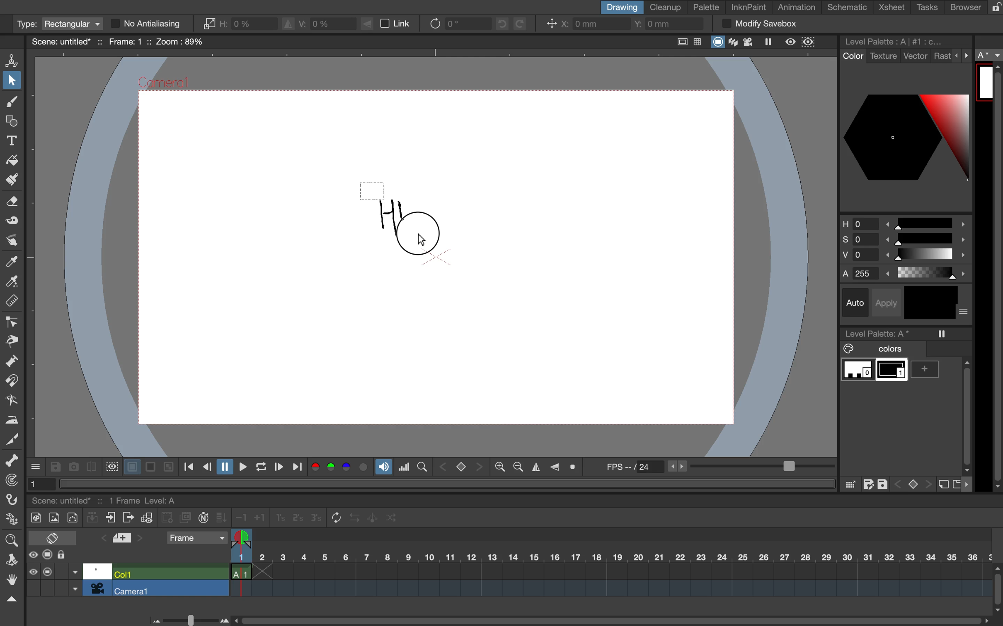 The width and height of the screenshot is (1003, 626). What do you see at coordinates (298, 467) in the screenshot?
I see `last frame` at bounding box center [298, 467].